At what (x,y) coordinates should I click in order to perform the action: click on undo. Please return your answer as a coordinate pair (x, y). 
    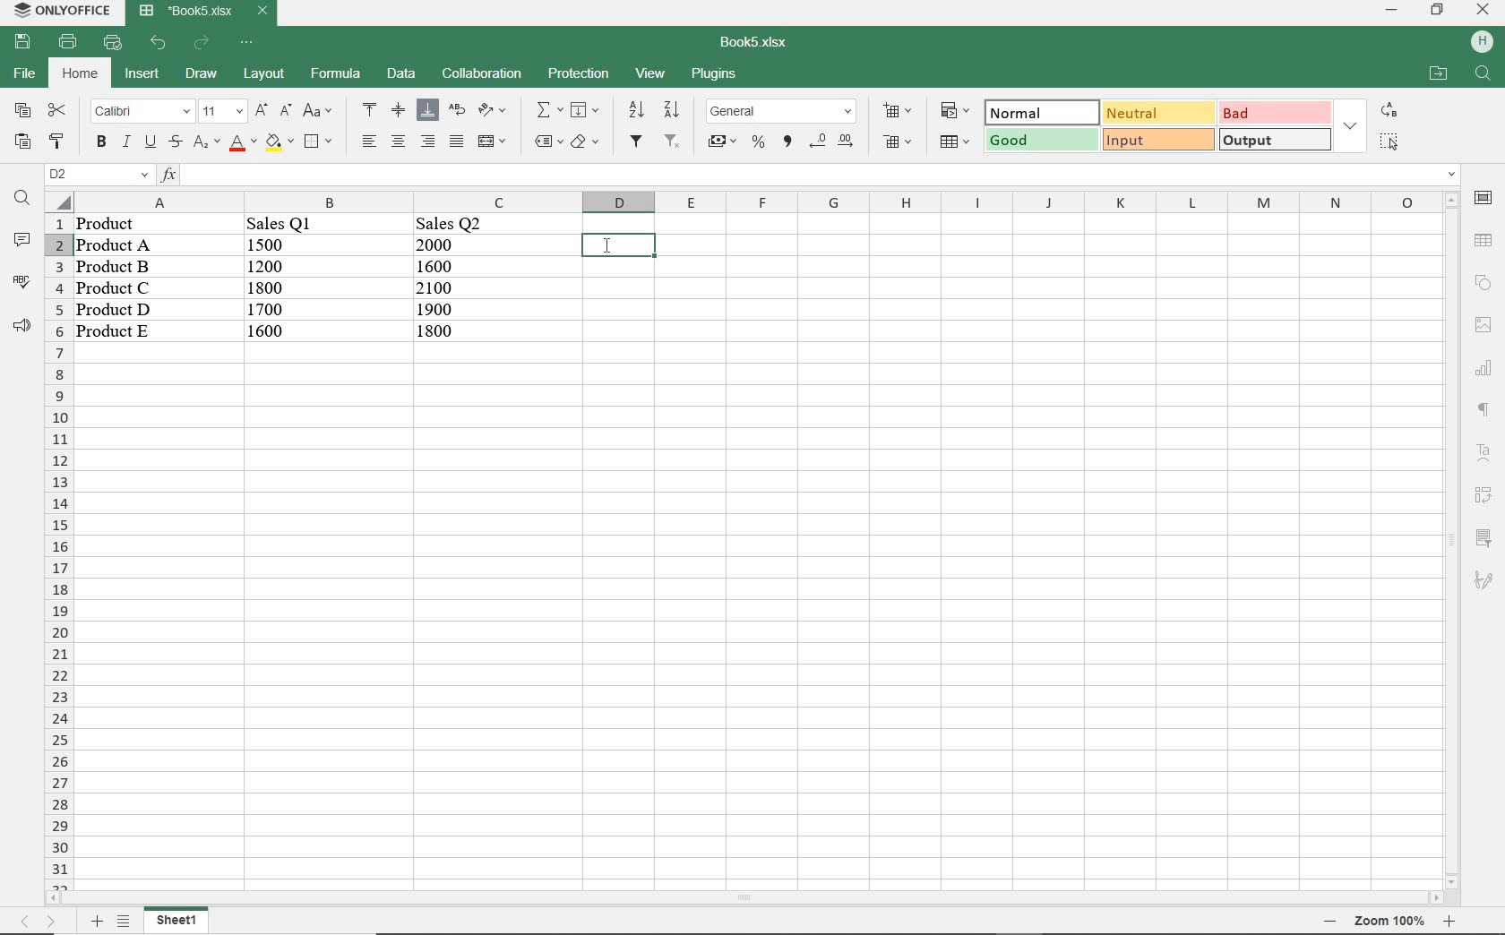
    Looking at the image, I should click on (158, 43).